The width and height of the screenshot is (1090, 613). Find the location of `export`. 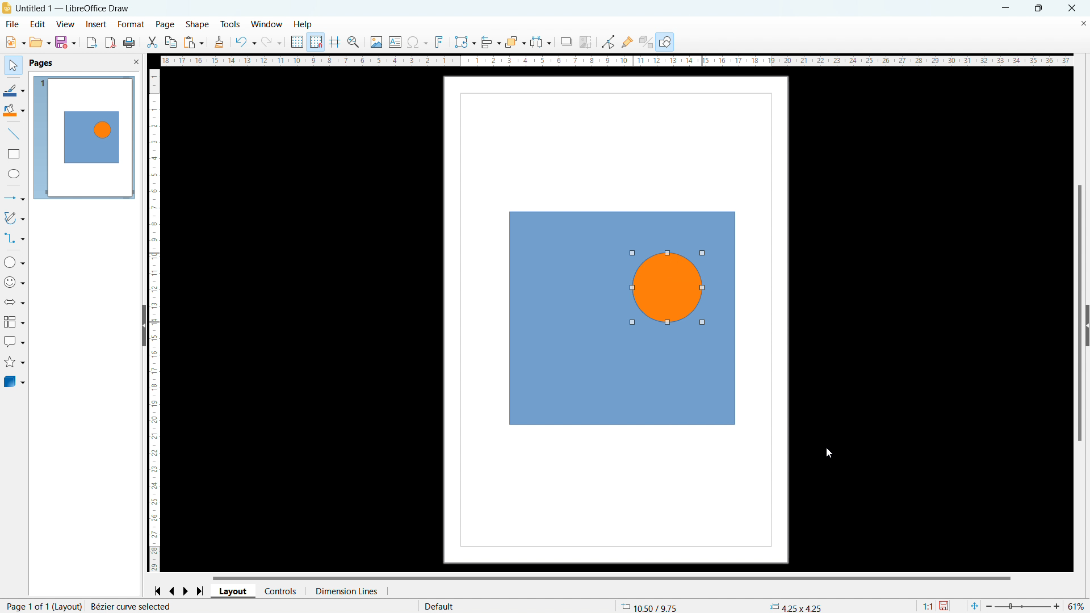

export is located at coordinates (92, 43).